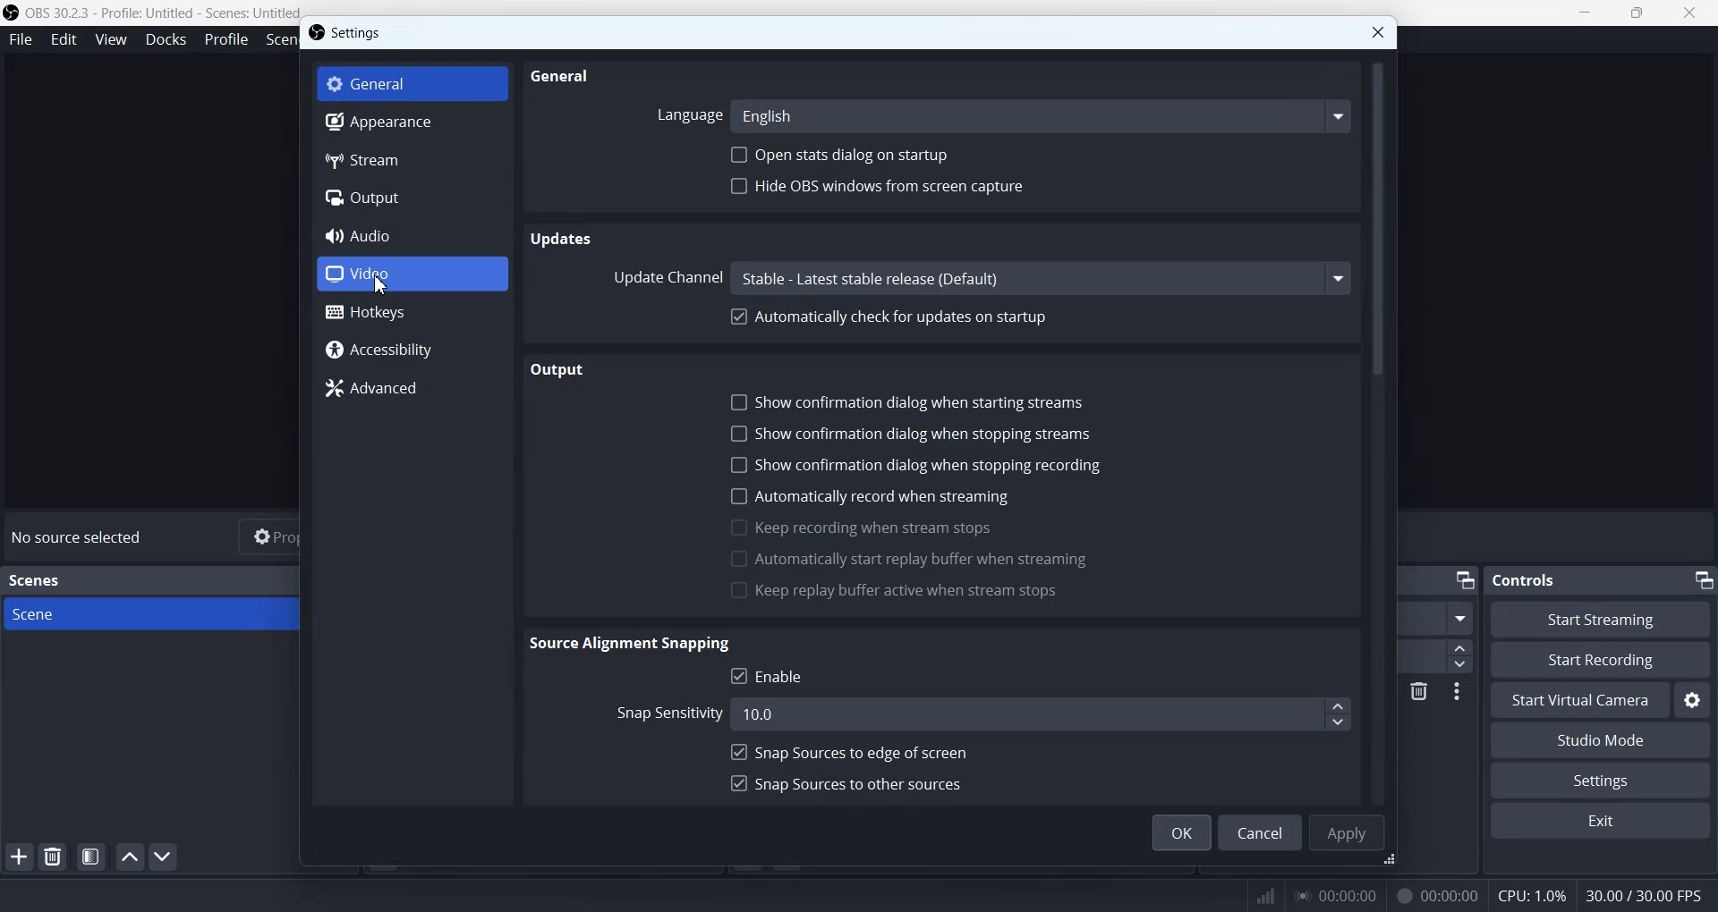 The height and width of the screenshot is (912, 1718). What do you see at coordinates (413, 390) in the screenshot?
I see `Advanced` at bounding box center [413, 390].